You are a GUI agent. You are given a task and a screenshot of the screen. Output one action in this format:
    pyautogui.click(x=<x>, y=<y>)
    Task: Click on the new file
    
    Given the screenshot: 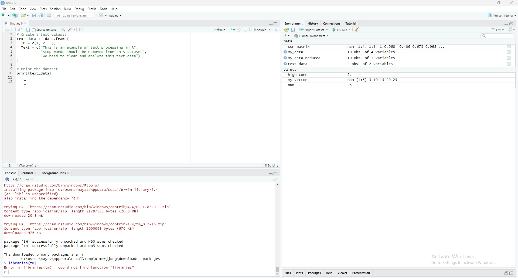 What is the action you would take?
    pyautogui.click(x=5, y=15)
    